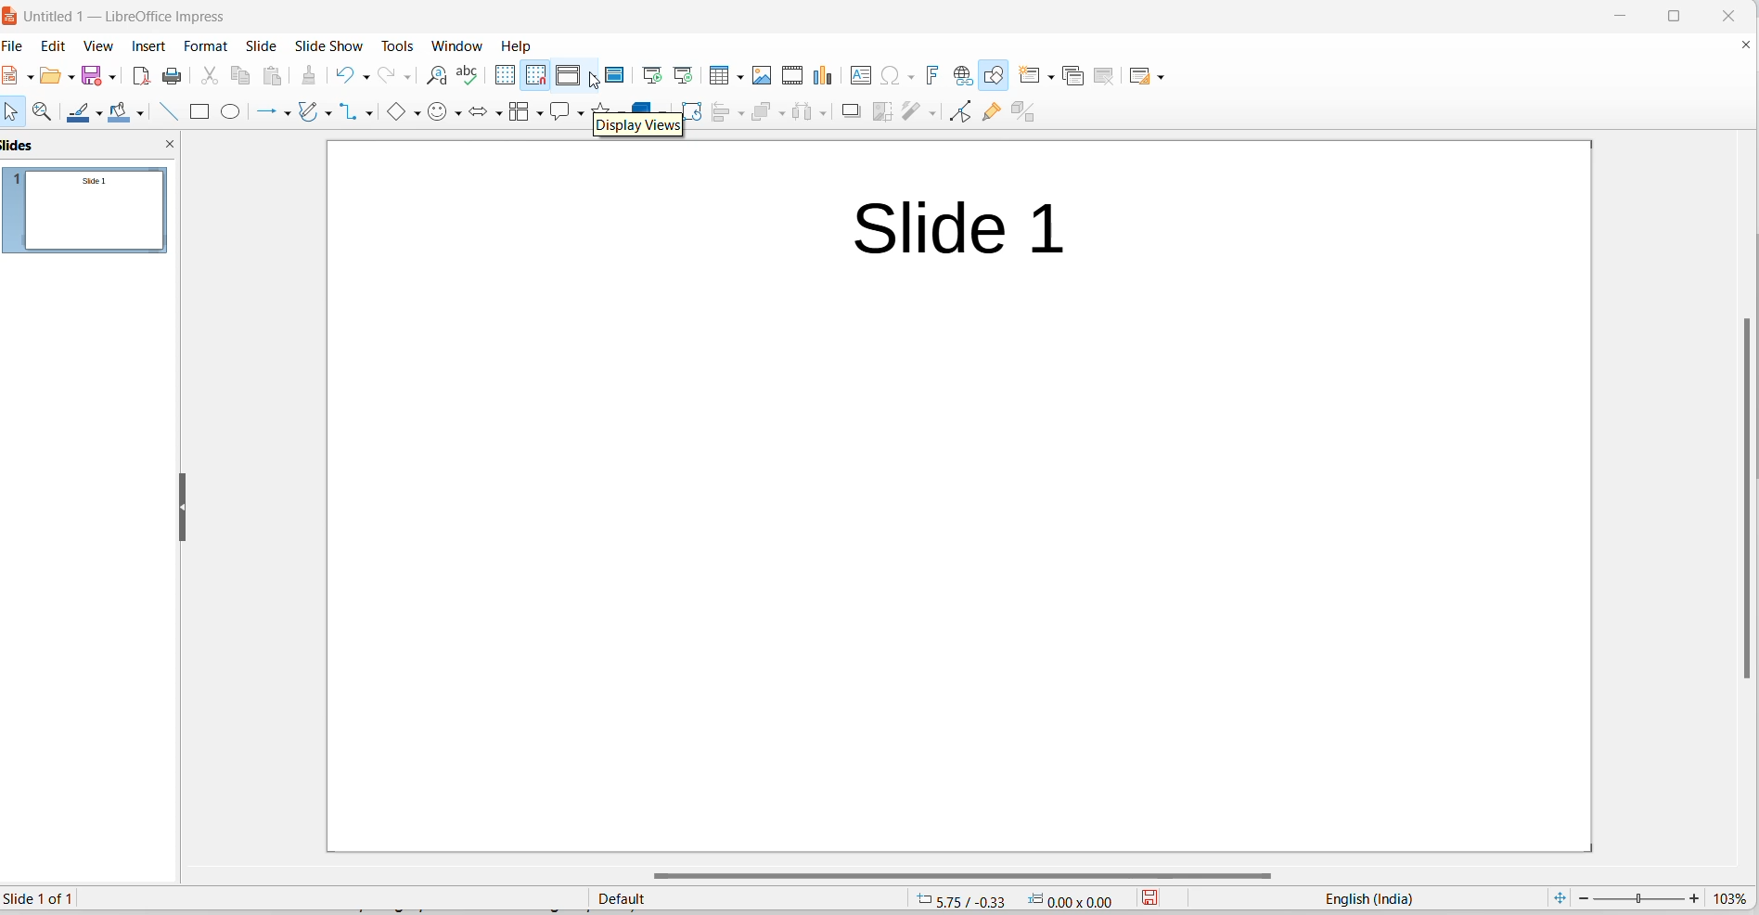  What do you see at coordinates (203, 111) in the screenshot?
I see `rectangle` at bounding box center [203, 111].